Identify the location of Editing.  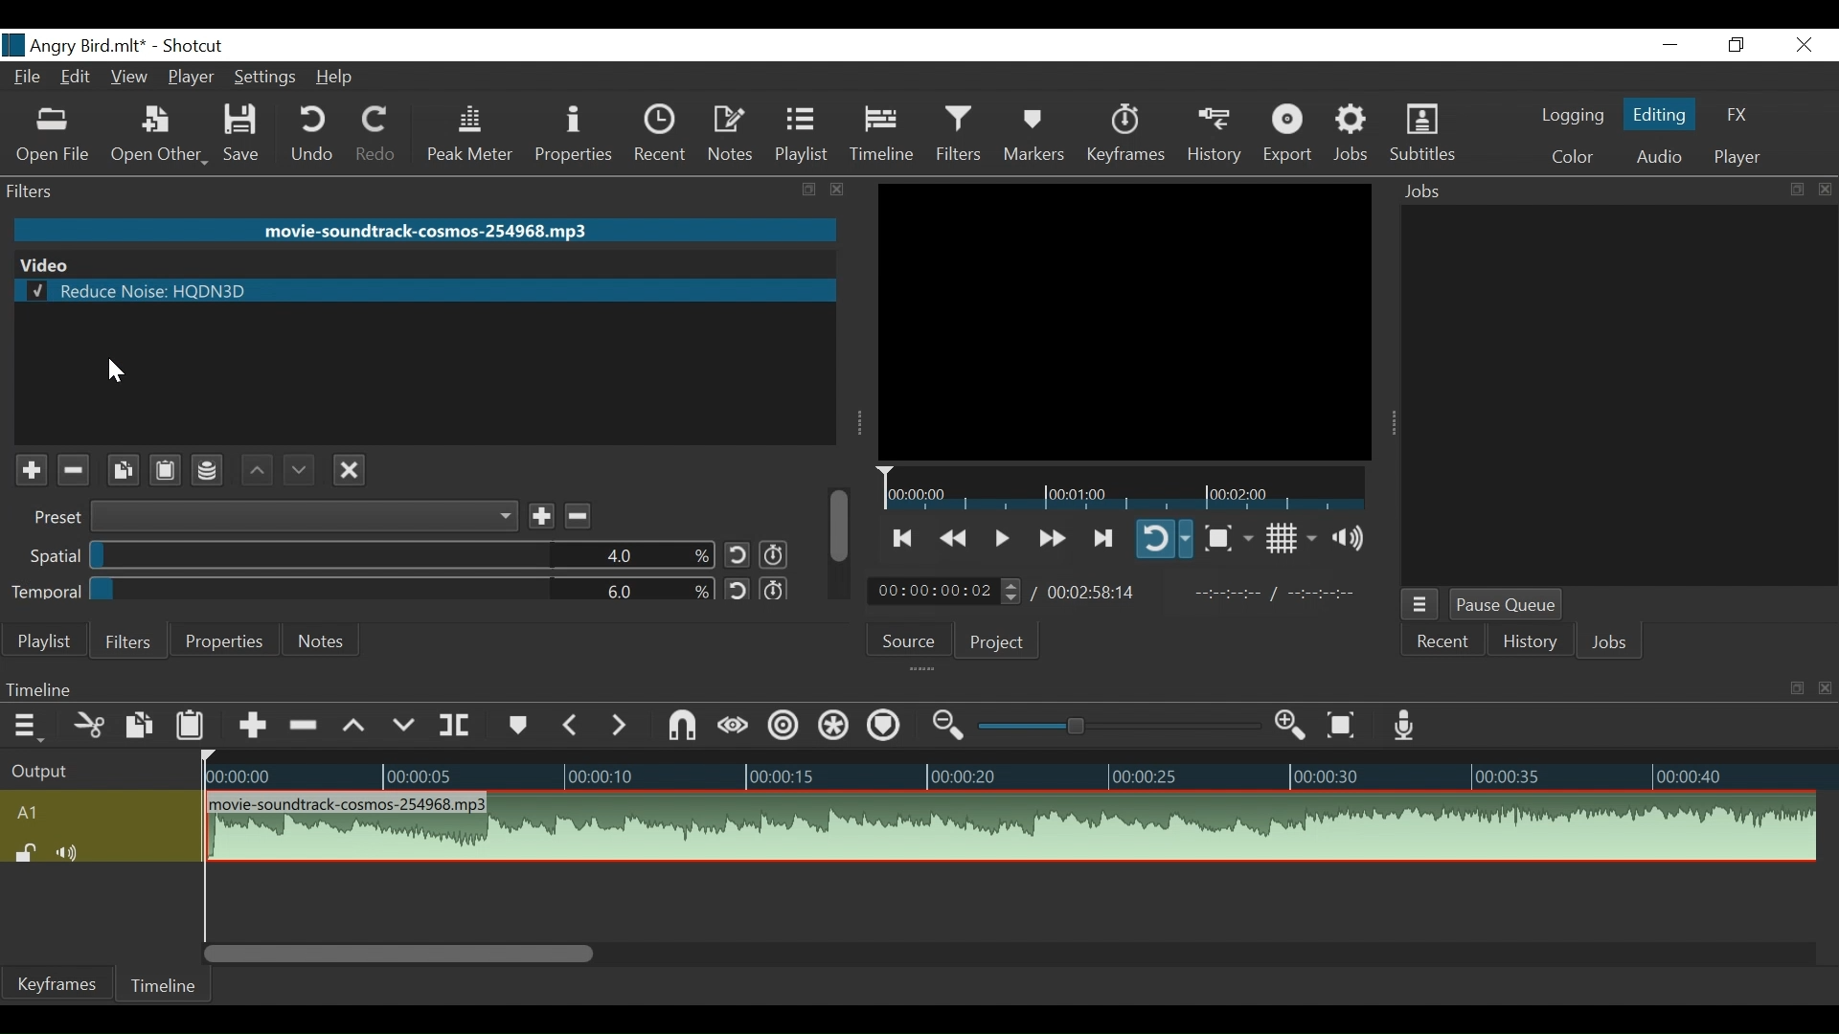
(1660, 111).